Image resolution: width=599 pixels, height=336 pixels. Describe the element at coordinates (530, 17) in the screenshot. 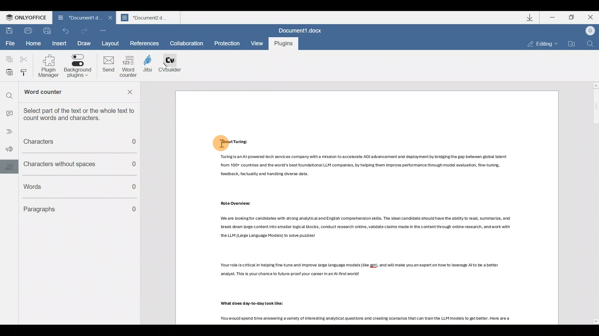

I see `Downloads` at that location.